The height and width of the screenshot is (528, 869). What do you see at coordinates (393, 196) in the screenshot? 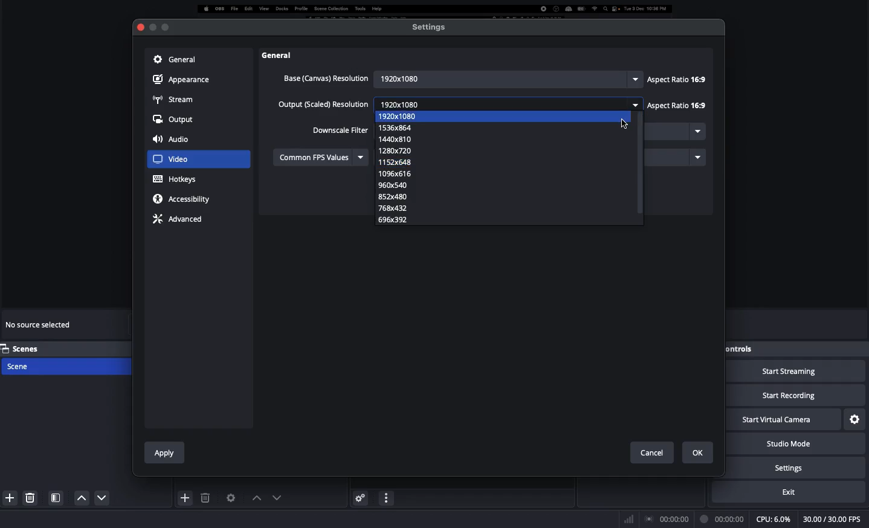
I see `852x480` at bounding box center [393, 196].